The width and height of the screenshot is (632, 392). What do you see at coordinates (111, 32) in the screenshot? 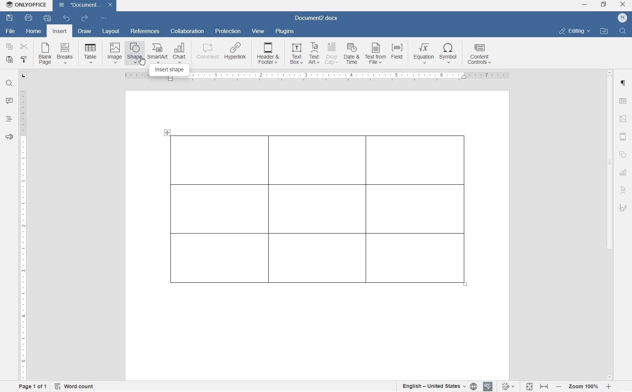
I see `layout` at bounding box center [111, 32].